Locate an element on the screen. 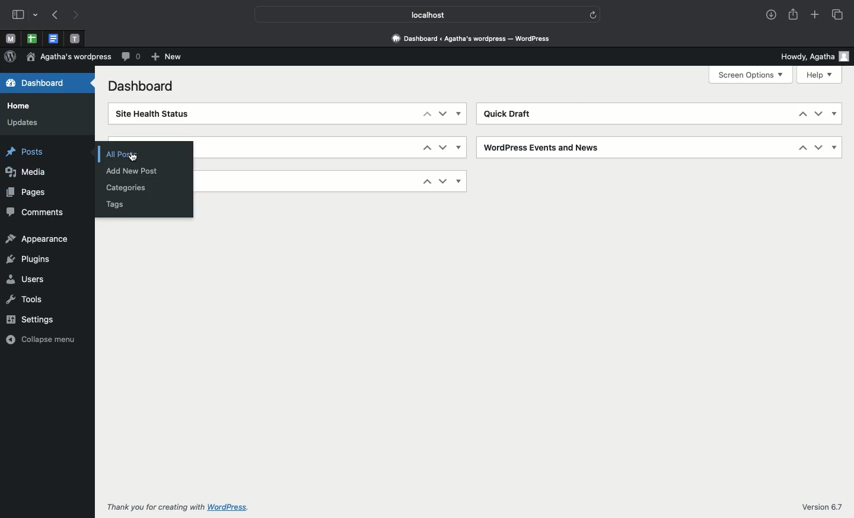 This screenshot has width=854, height=518. Users is located at coordinates (26, 279).